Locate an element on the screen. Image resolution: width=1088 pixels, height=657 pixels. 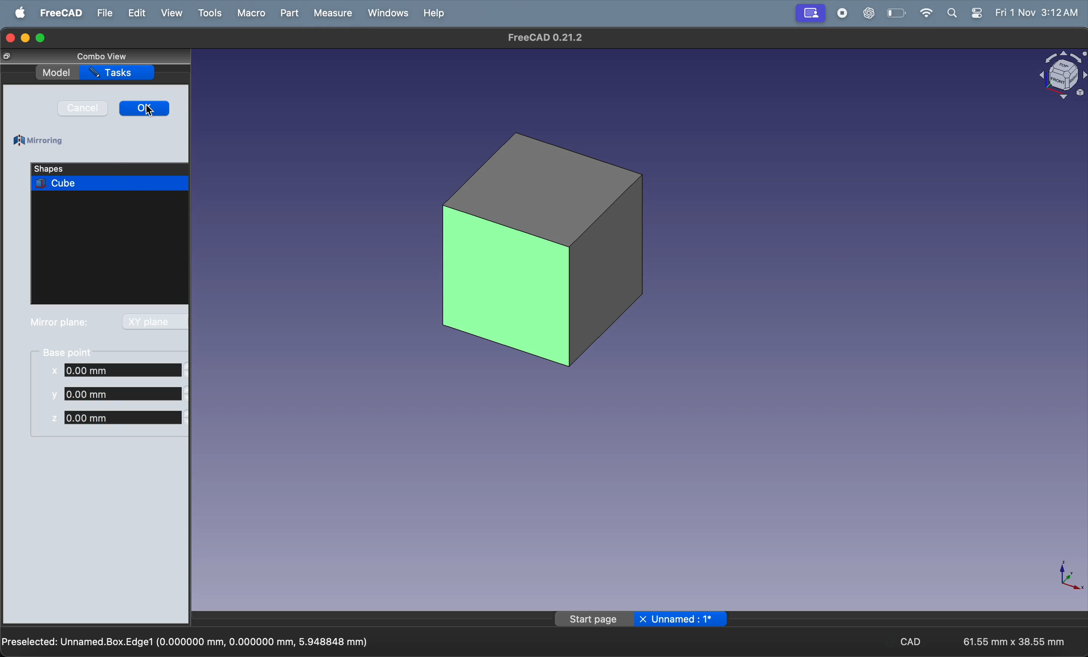
z cordinate is located at coordinates (118, 417).